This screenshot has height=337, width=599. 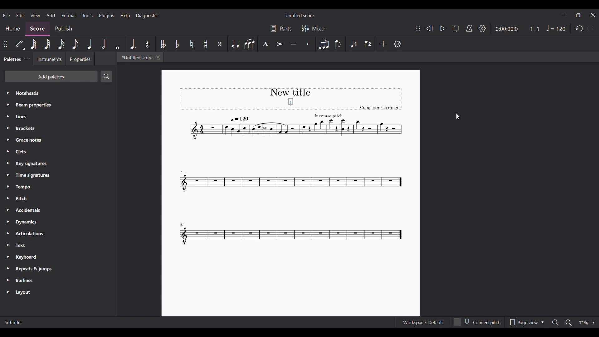 I want to click on Voice 2, so click(x=368, y=44).